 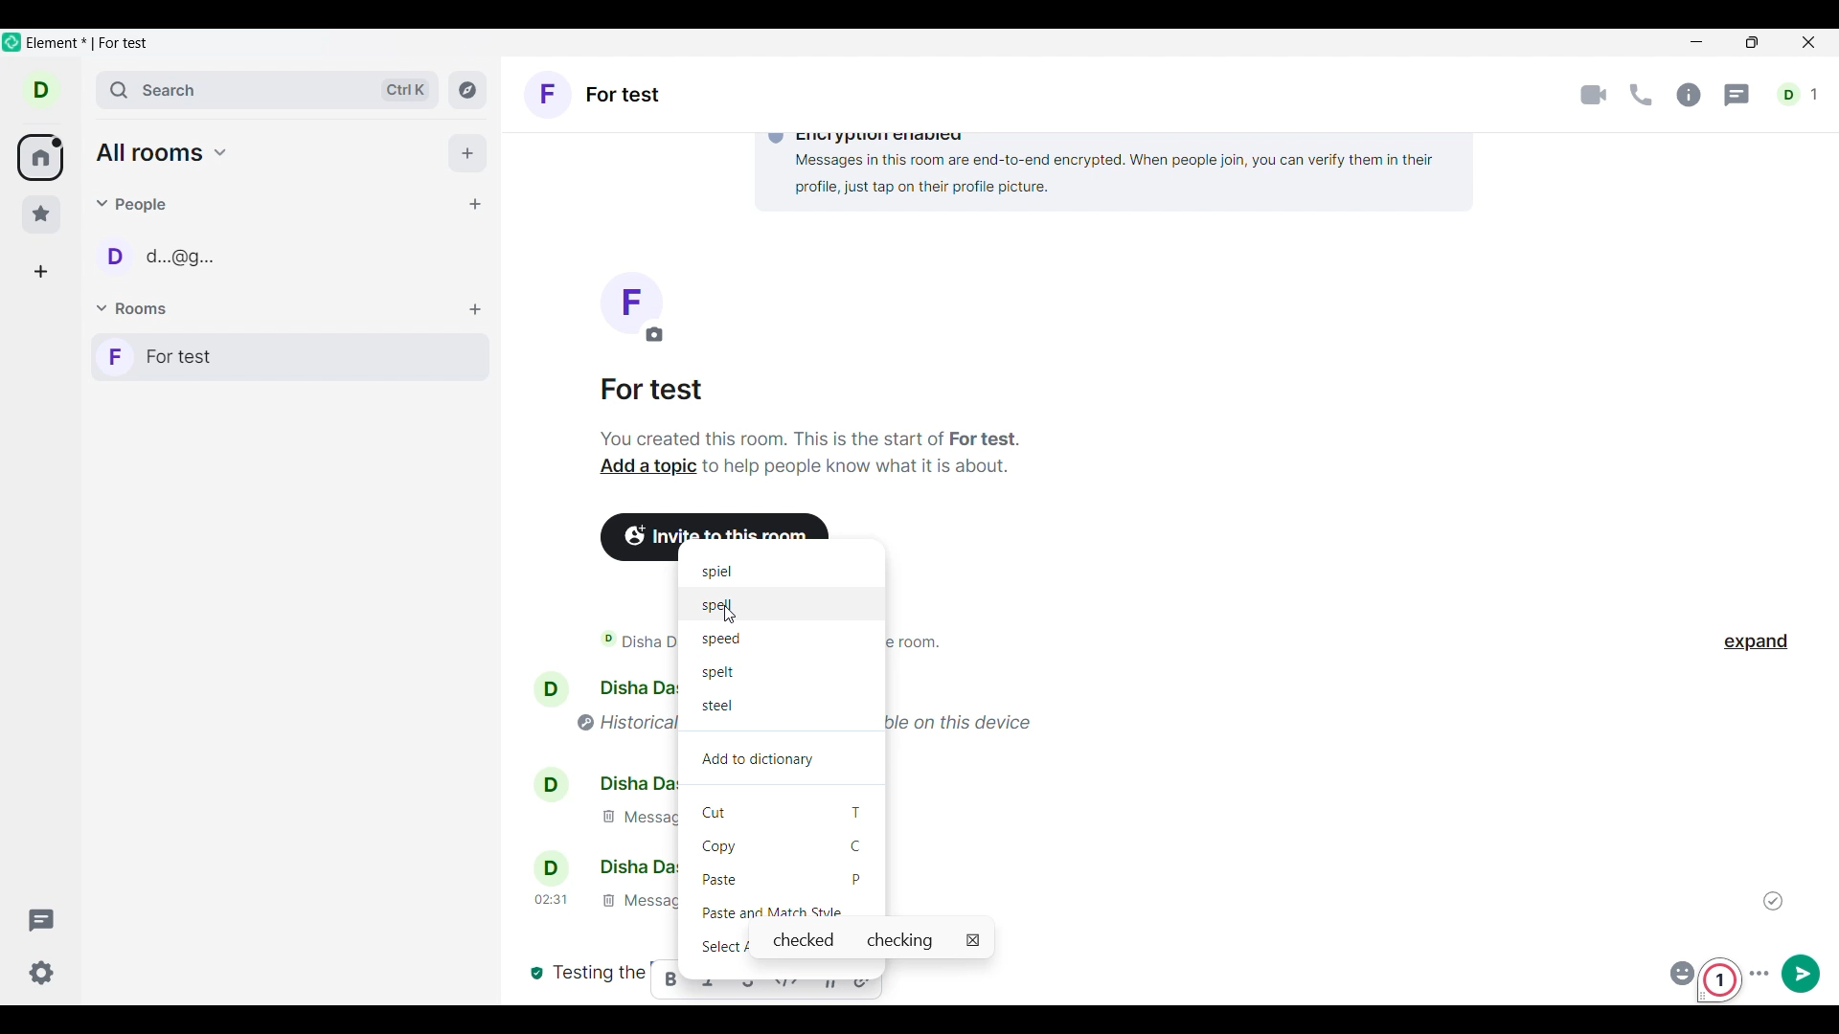 What do you see at coordinates (50, 94) in the screenshot?
I see `D` at bounding box center [50, 94].